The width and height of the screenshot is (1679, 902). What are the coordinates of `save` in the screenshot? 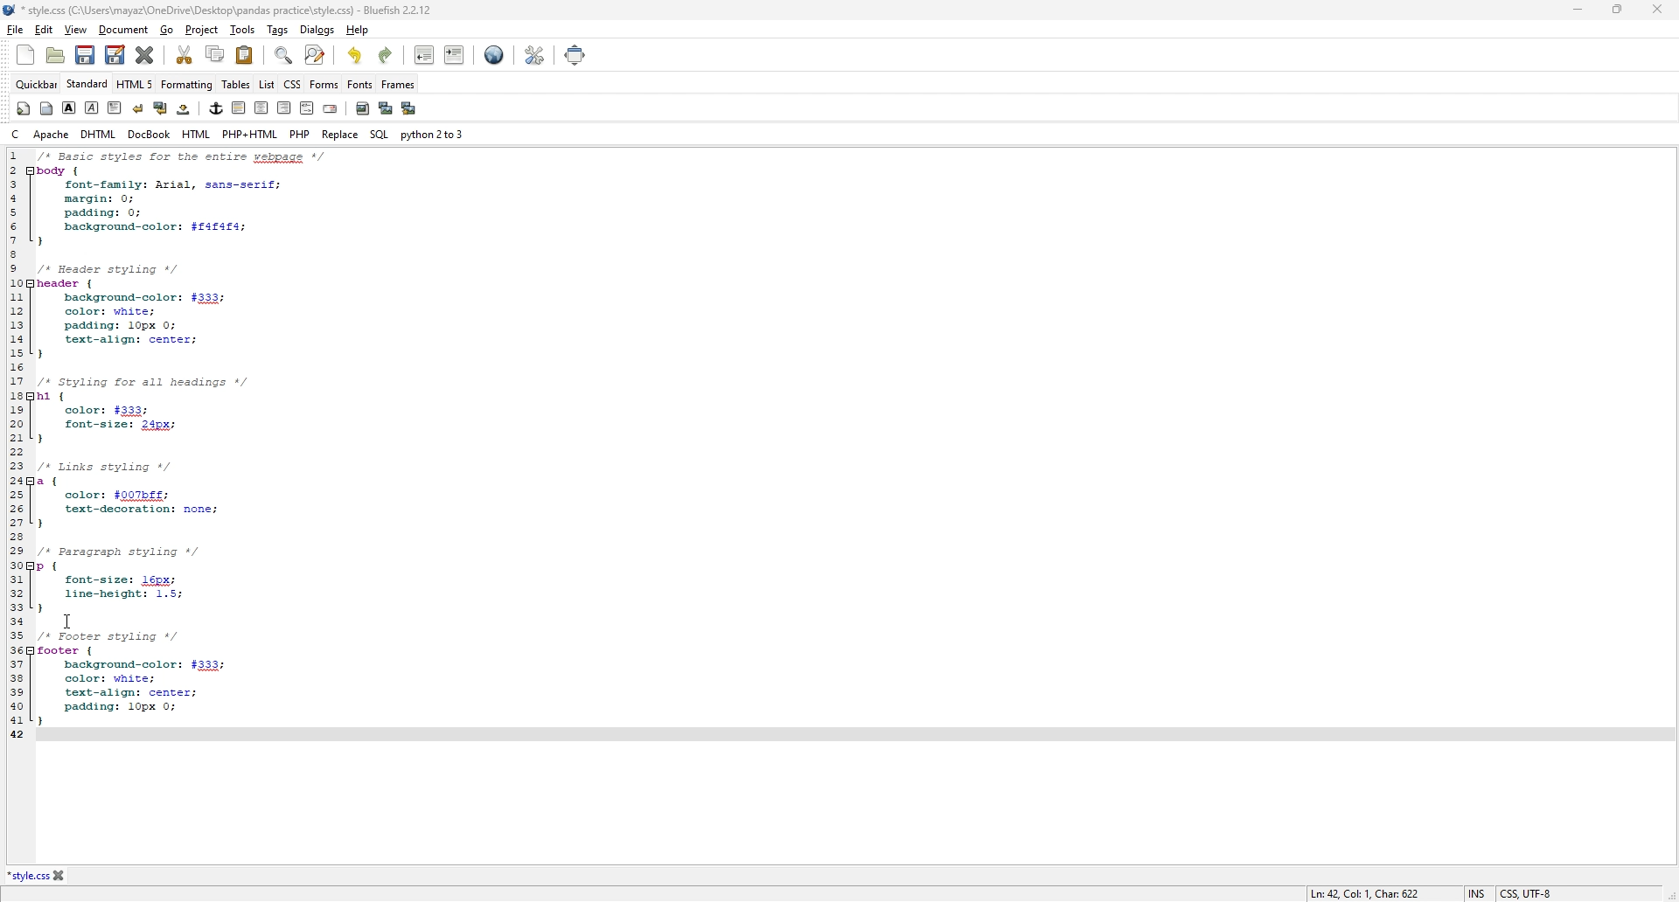 It's located at (85, 56).